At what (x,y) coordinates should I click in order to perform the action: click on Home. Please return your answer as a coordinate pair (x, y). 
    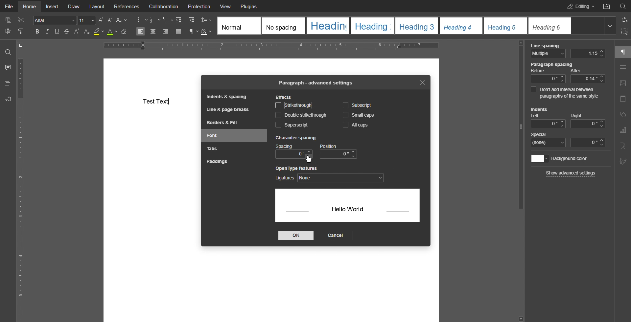
    Looking at the image, I should click on (29, 6).